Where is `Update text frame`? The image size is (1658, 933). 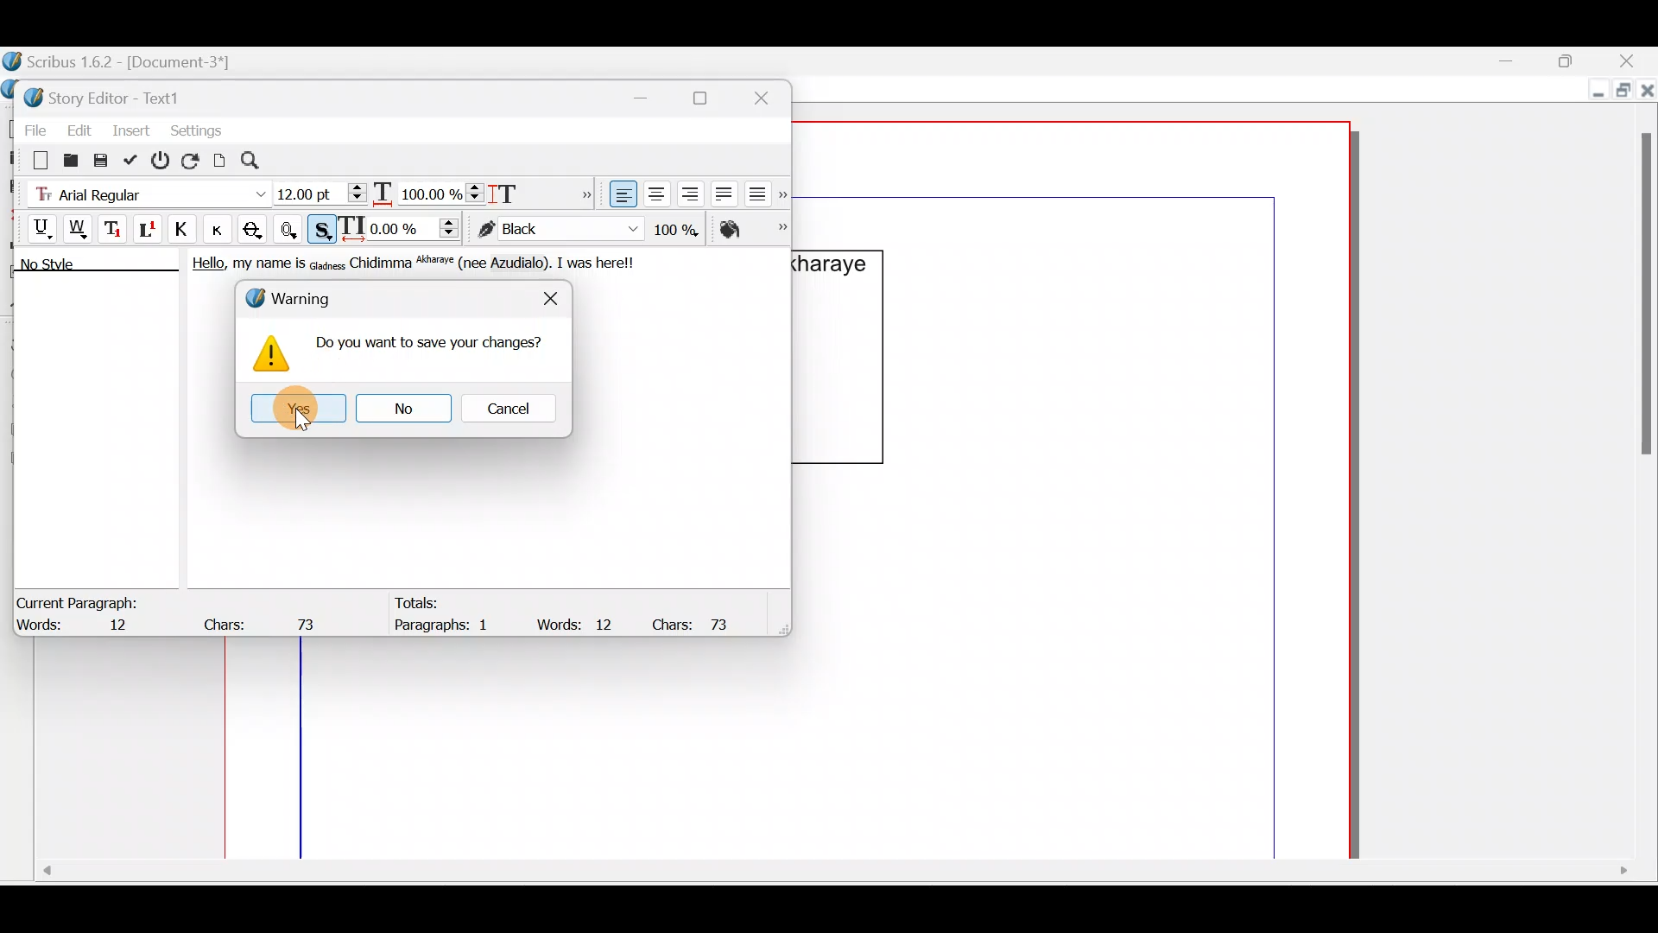
Update text frame is located at coordinates (220, 158).